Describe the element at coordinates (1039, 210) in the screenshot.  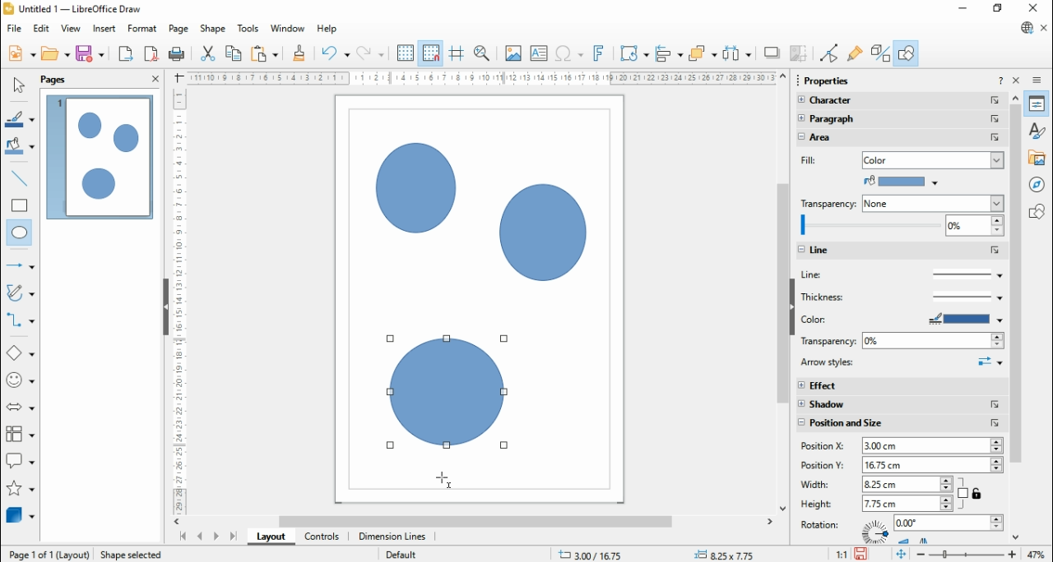
I see `shapes` at that location.